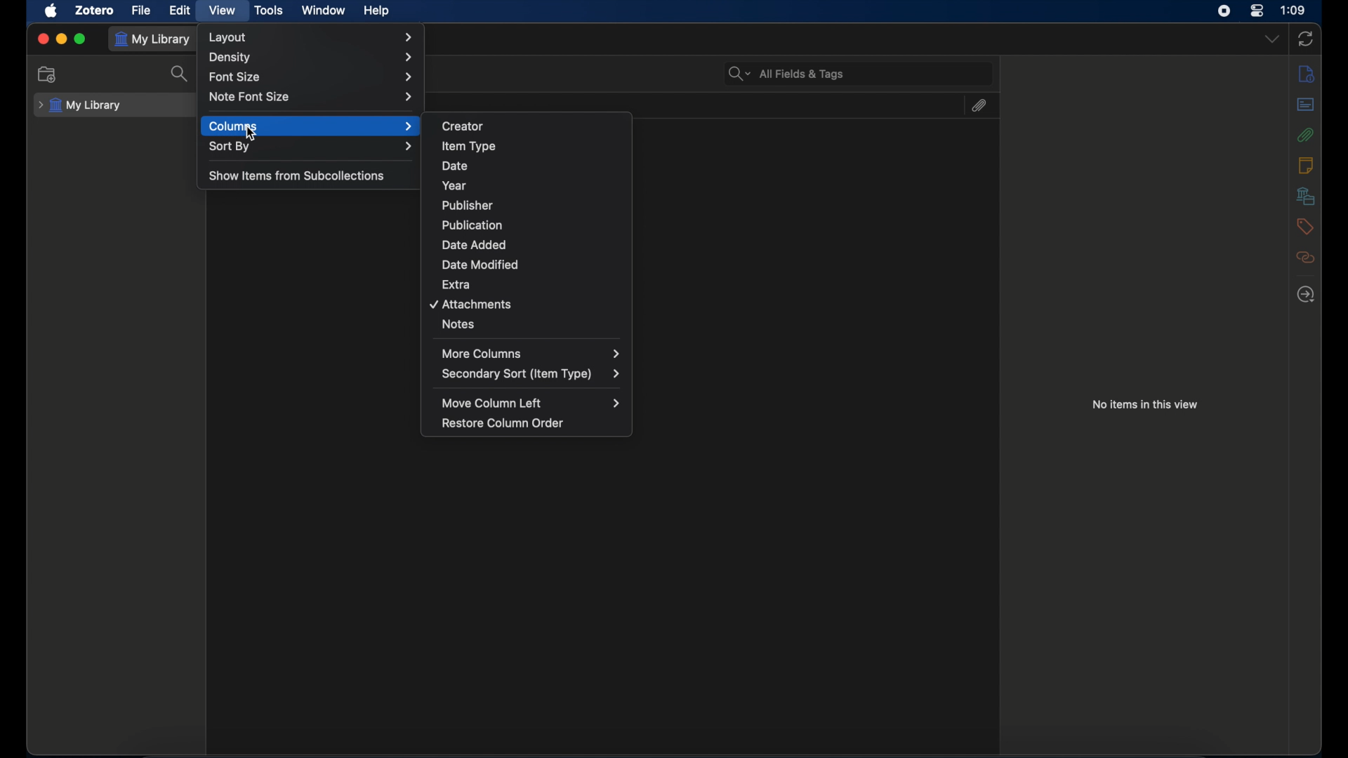 The width and height of the screenshot is (1348, 758). I want to click on attachments, so click(1304, 135).